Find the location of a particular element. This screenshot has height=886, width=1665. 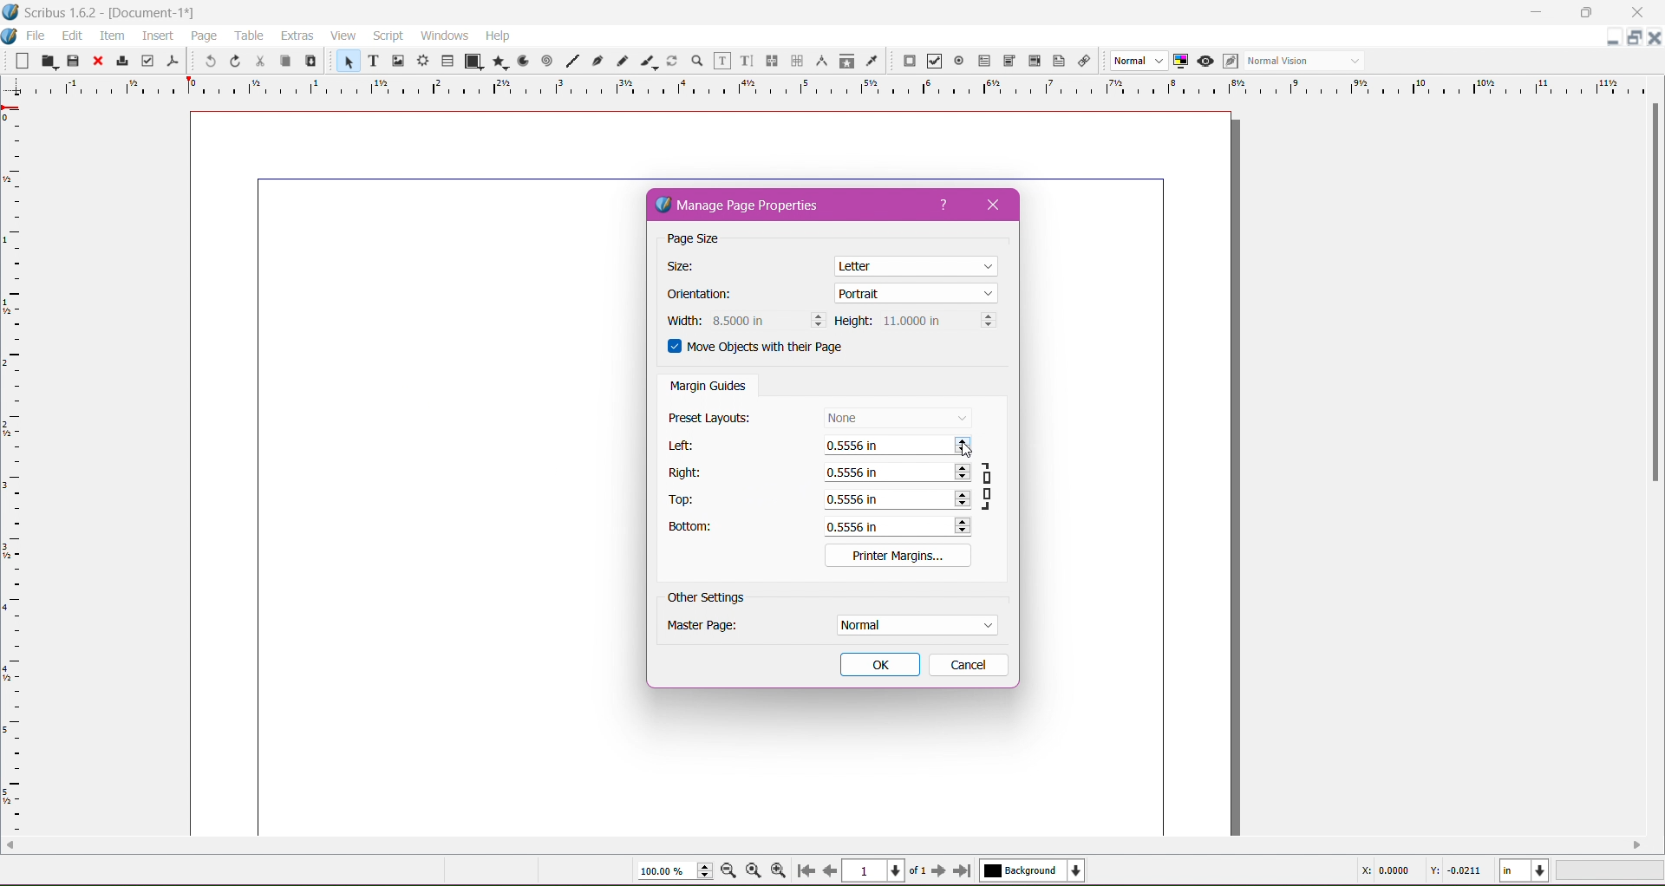

Go to next page is located at coordinates (938, 871).